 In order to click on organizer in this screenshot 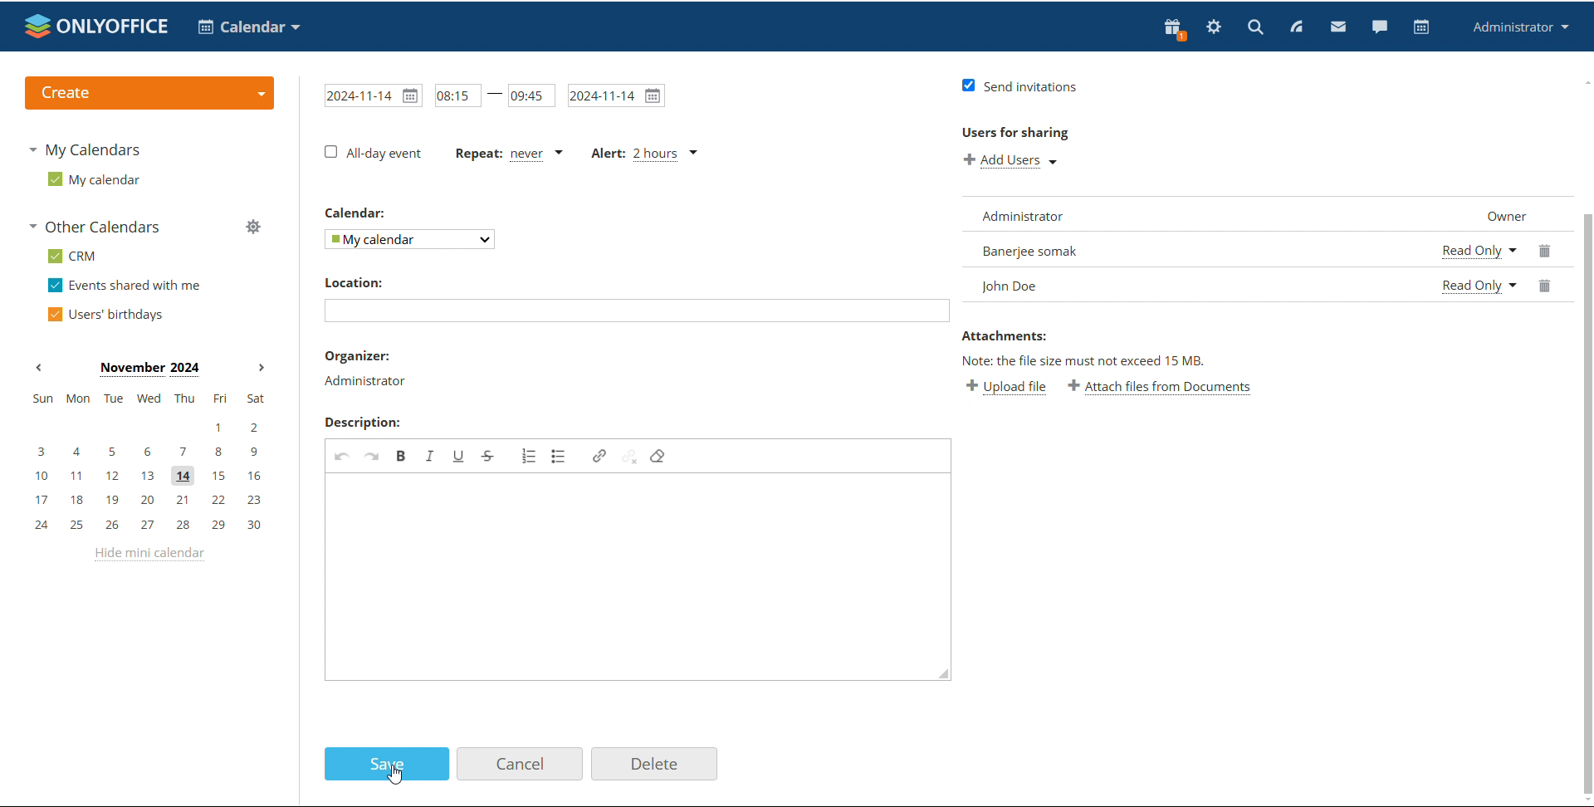, I will do `click(365, 382)`.